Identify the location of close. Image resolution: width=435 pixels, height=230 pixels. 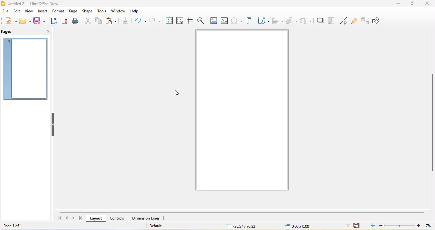
(46, 31).